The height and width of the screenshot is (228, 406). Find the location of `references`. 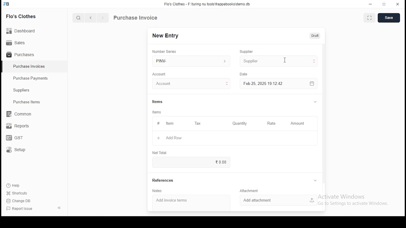

references is located at coordinates (163, 180).